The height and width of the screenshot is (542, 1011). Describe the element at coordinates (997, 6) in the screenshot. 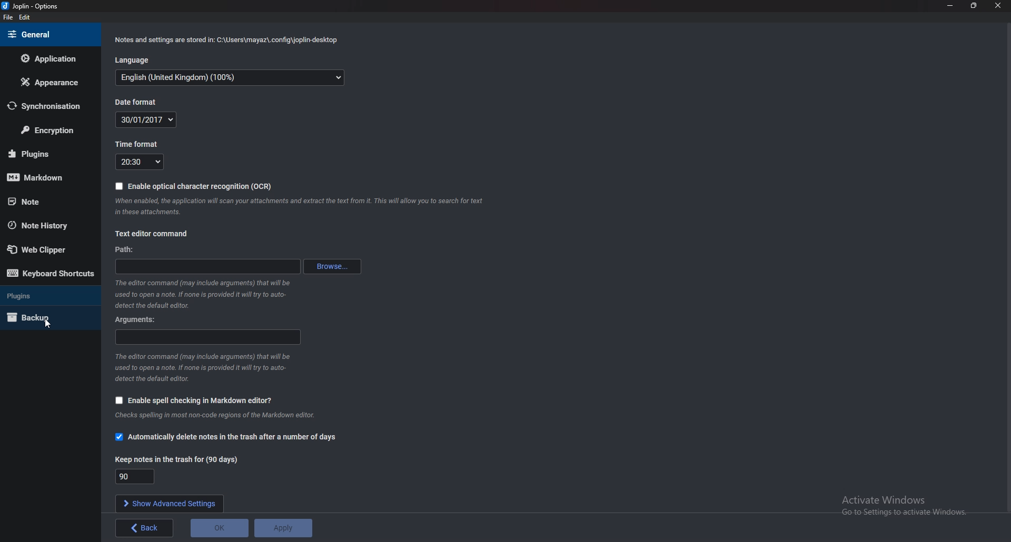

I see `close` at that location.